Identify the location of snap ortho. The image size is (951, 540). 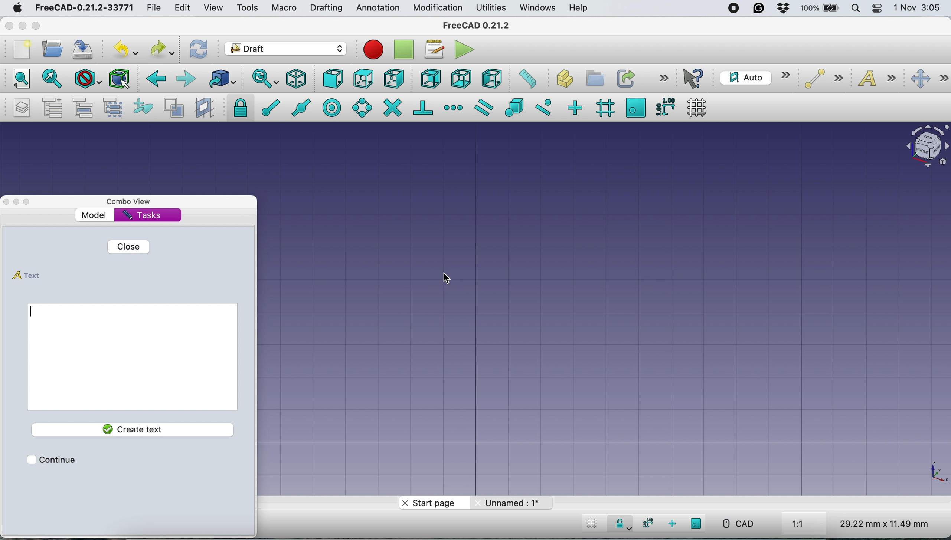
(576, 107).